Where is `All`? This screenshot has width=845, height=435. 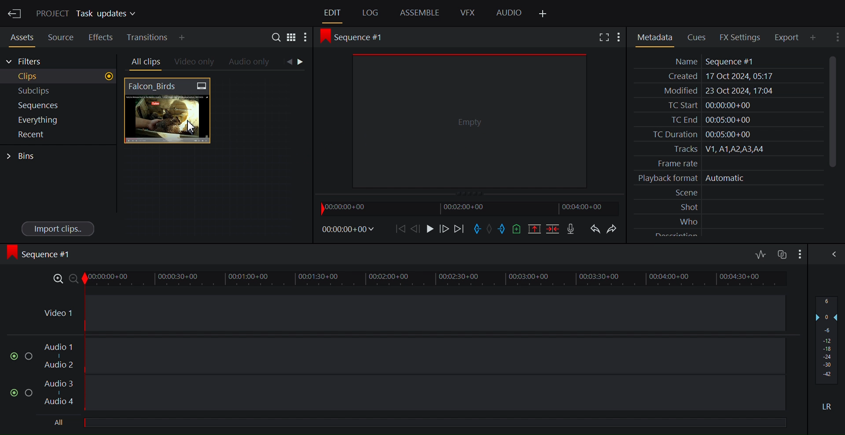
All is located at coordinates (60, 423).